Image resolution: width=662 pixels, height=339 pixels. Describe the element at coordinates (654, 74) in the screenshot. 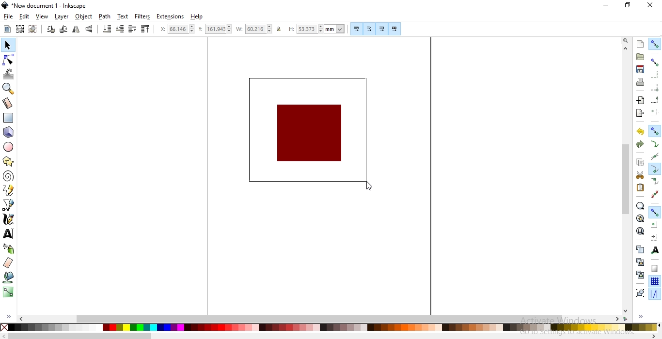

I see `snap to edges of bounding box` at that location.